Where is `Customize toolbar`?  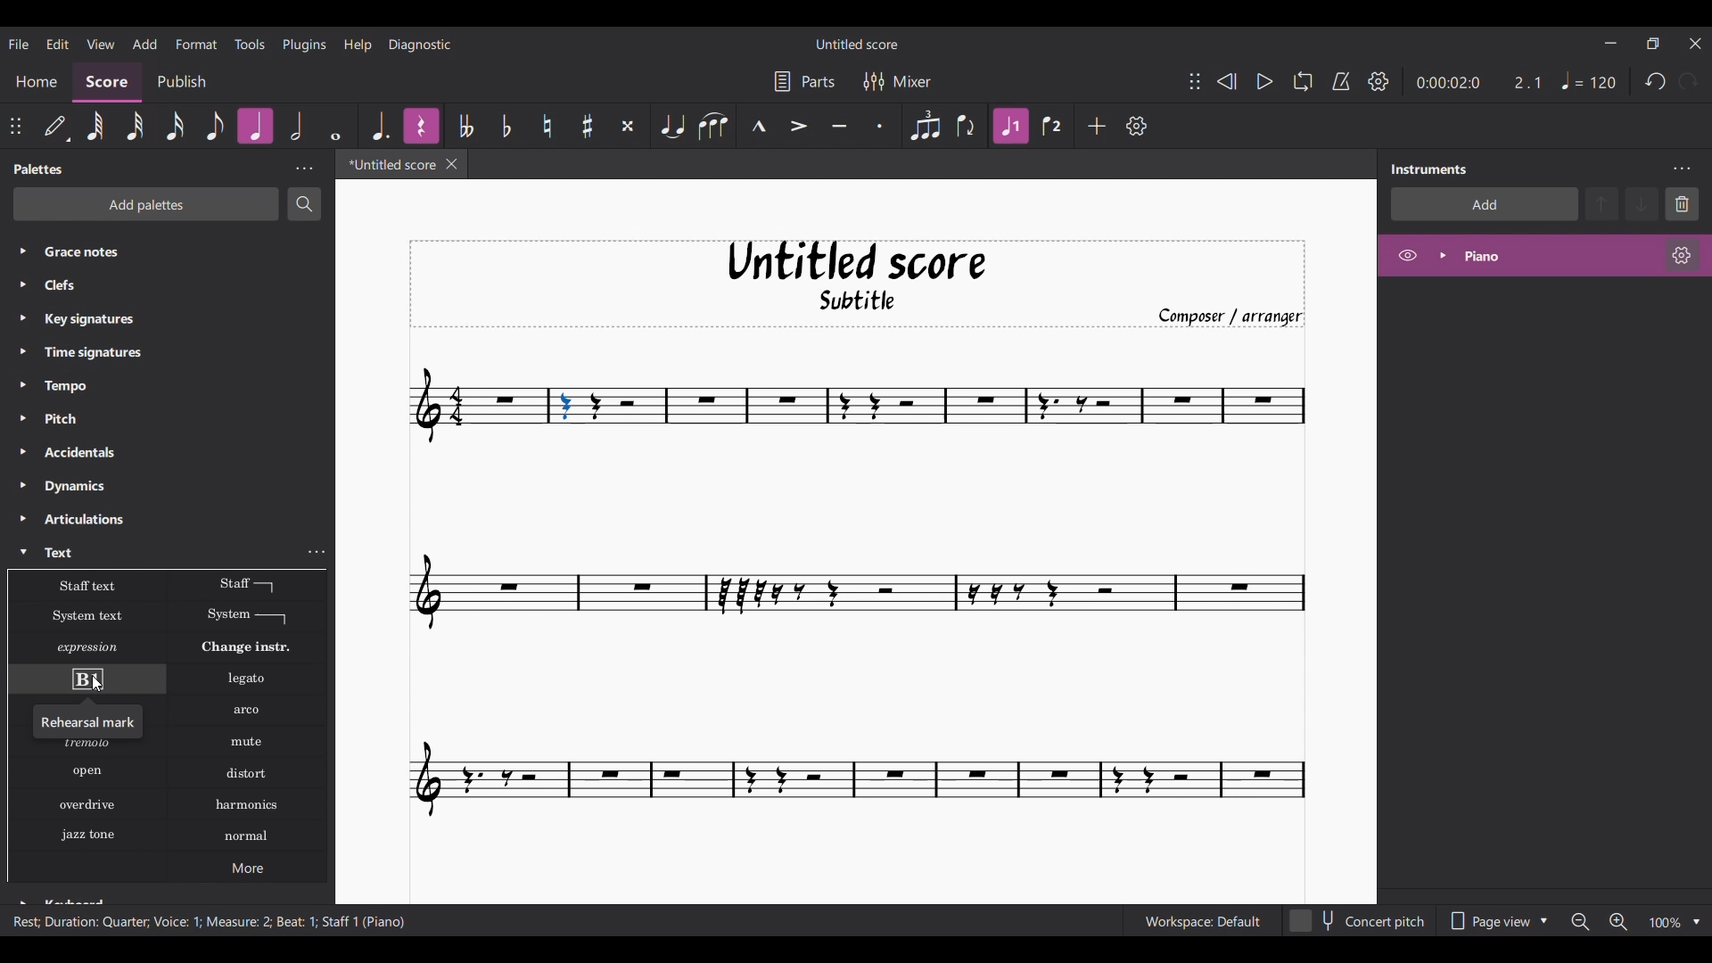 Customize toolbar is located at coordinates (1136, 126).